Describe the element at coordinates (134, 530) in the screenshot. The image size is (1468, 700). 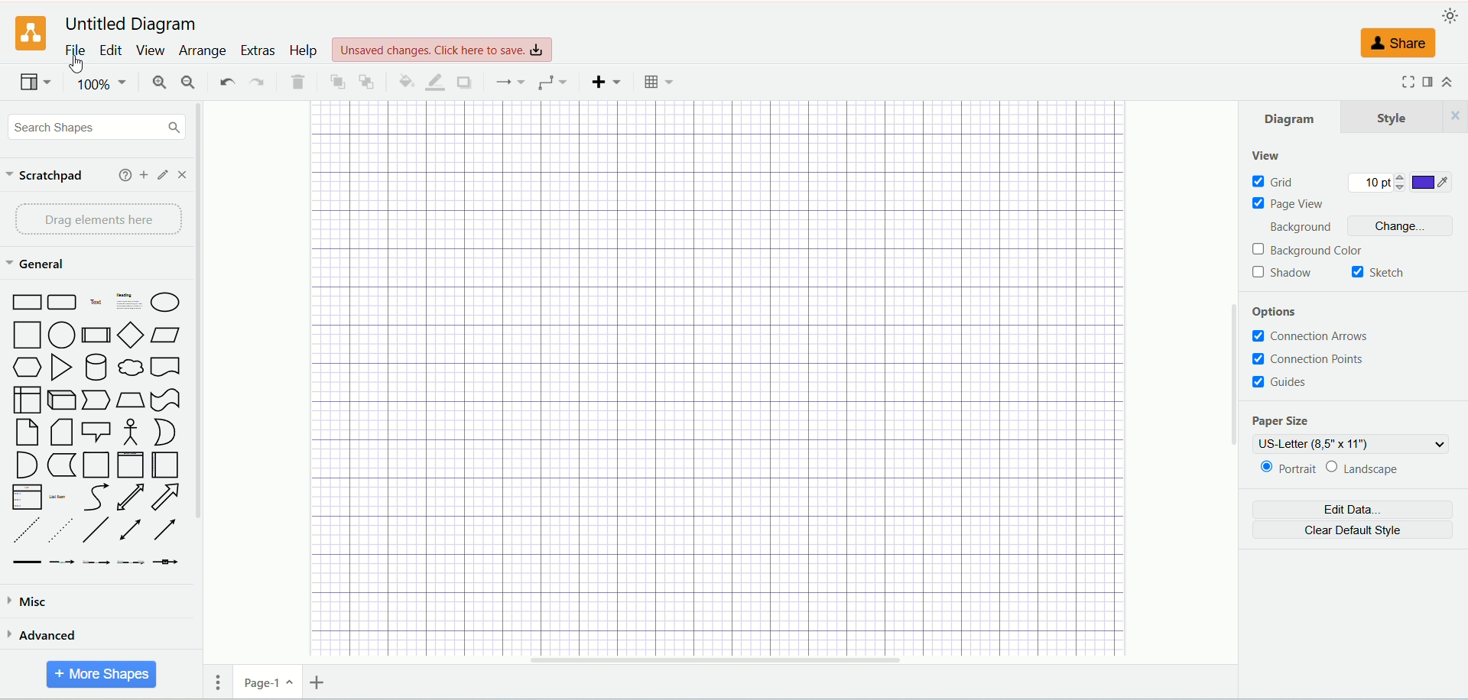
I see `Bidirectional Connector` at that location.